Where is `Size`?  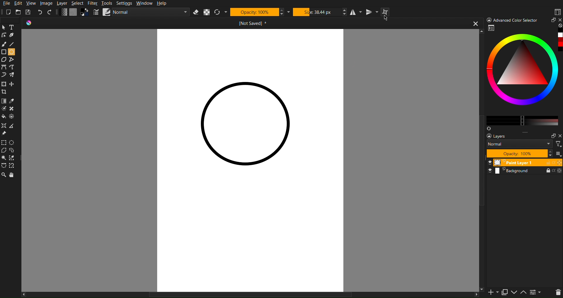
Size is located at coordinates (316, 12).